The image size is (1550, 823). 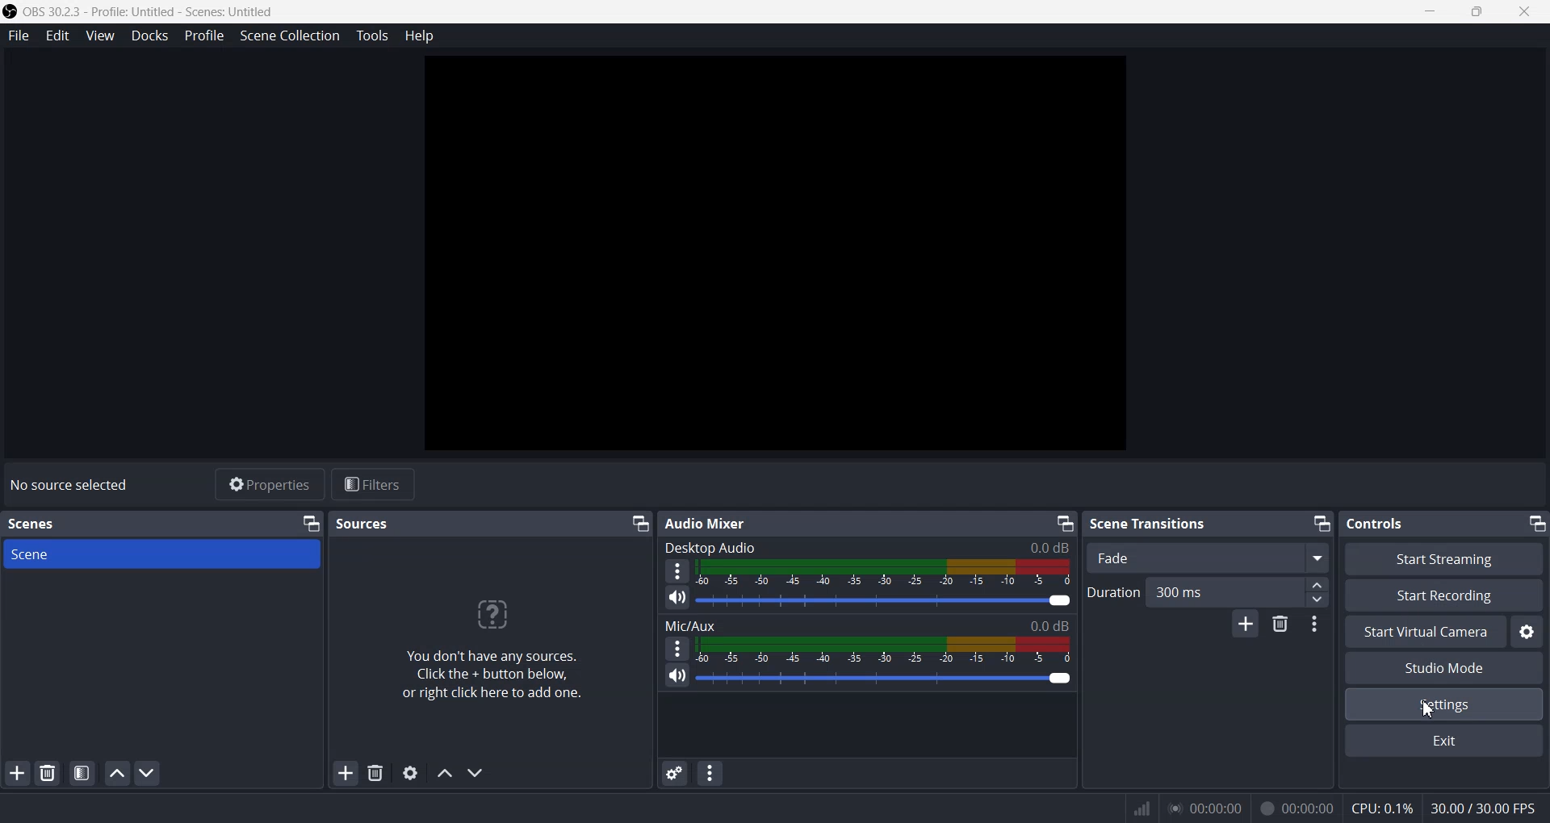 I want to click on Mix/Aux 0.0 dB, so click(x=867, y=623).